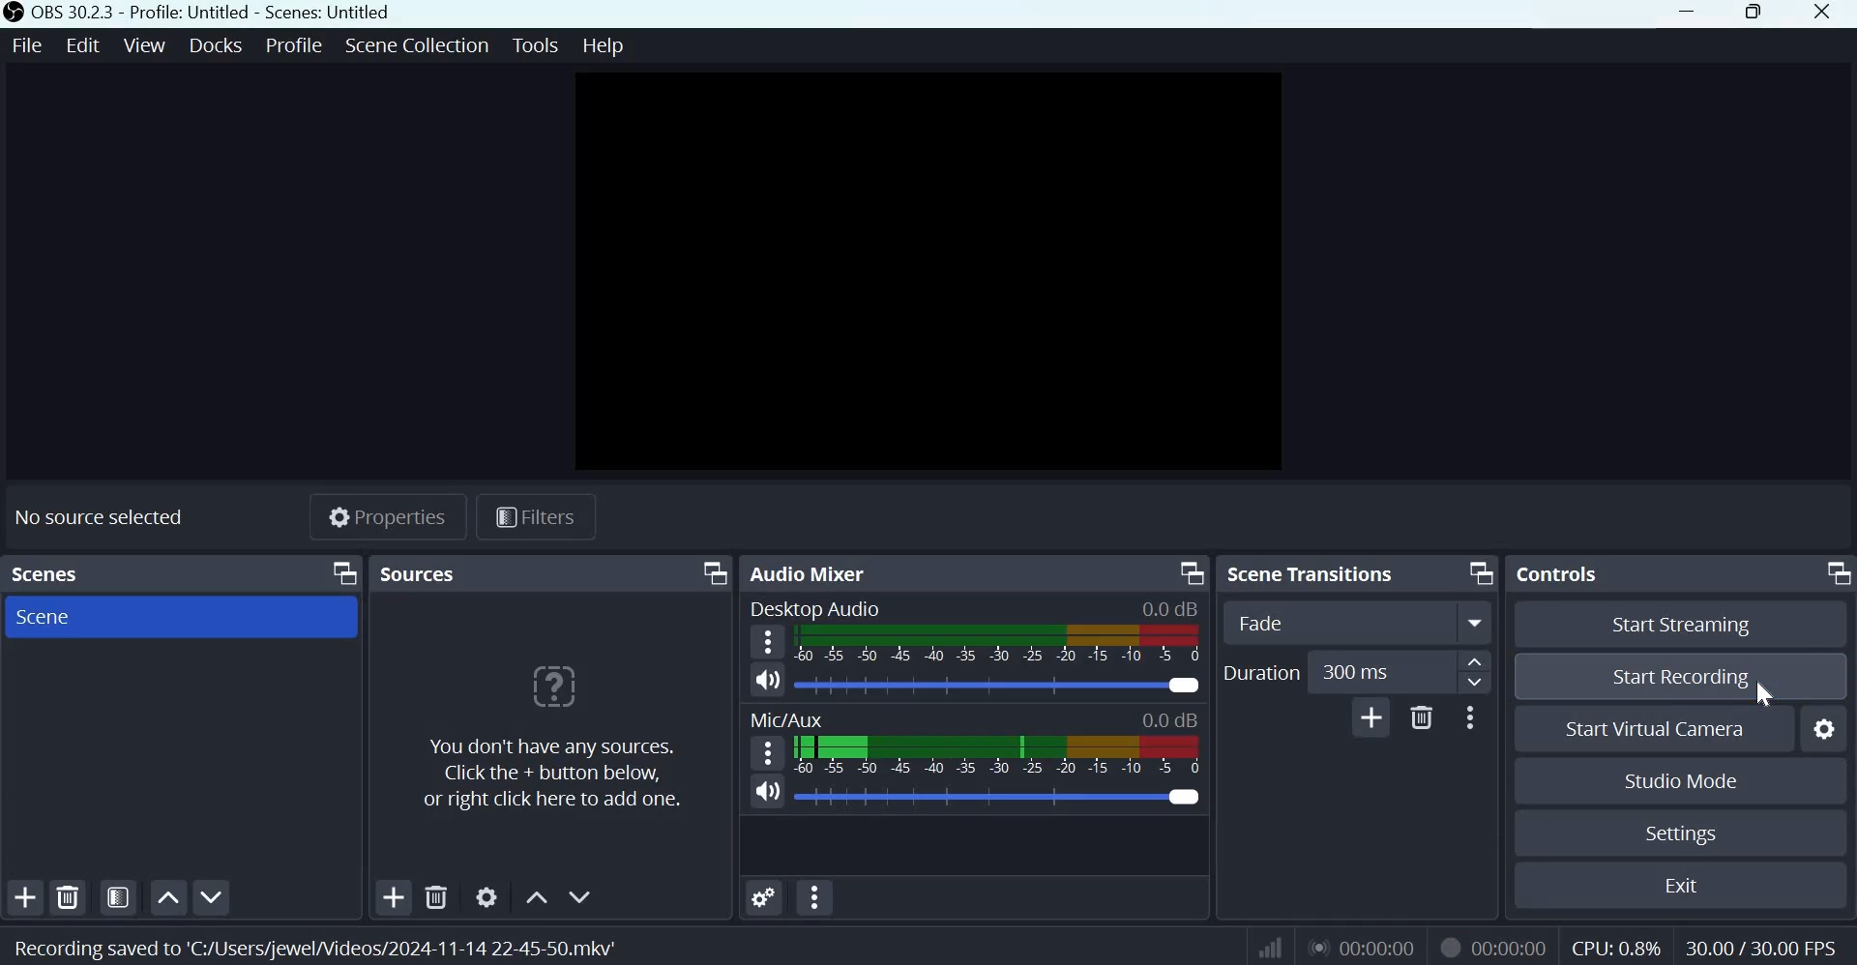 The image size is (1857, 965). I want to click on Add scene, so click(27, 897).